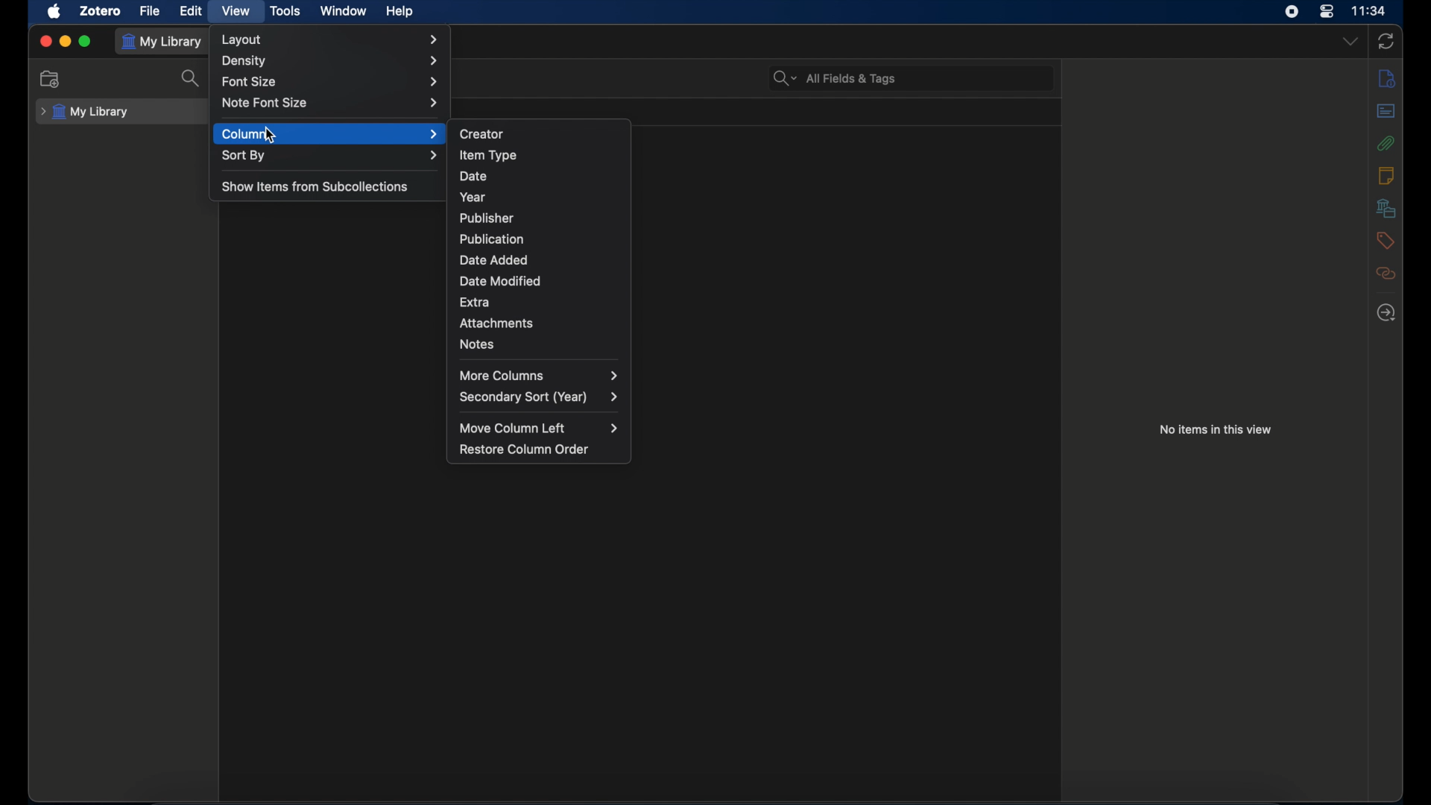 The height and width of the screenshot is (805, 1431). I want to click on sort by, so click(330, 155).